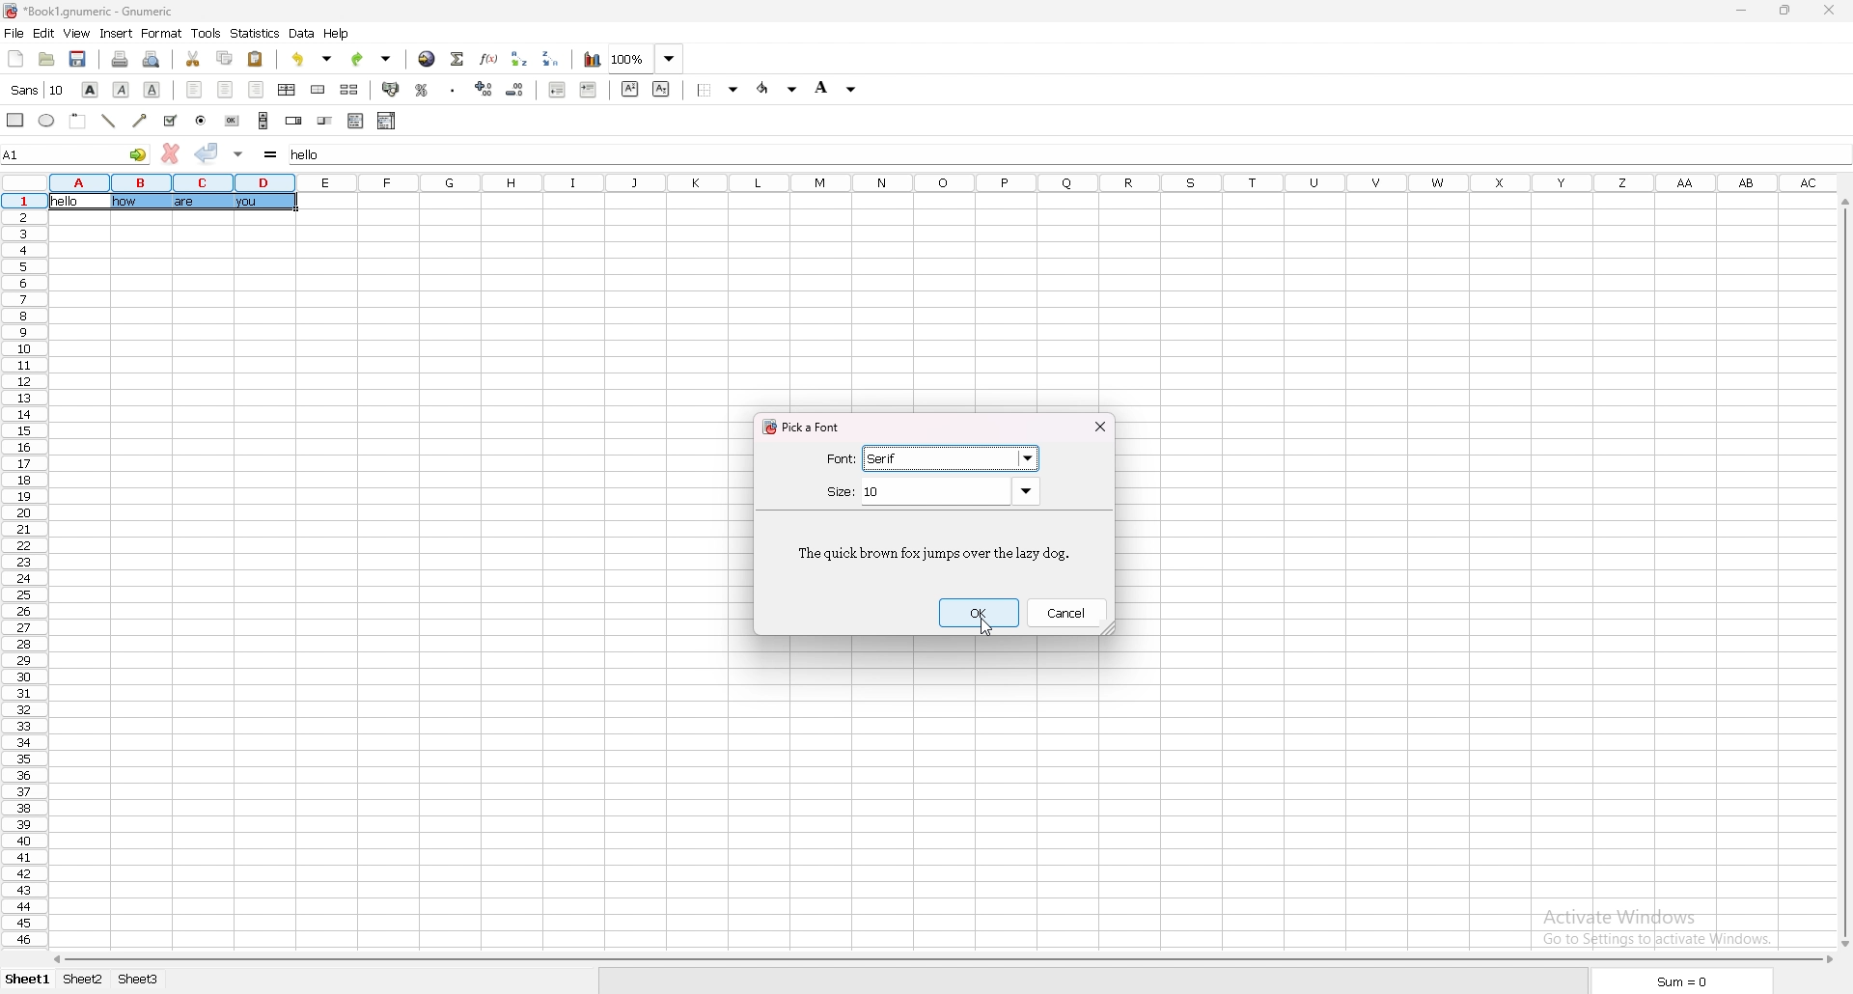  What do you see at coordinates (424, 89) in the screenshot?
I see `percentage` at bounding box center [424, 89].